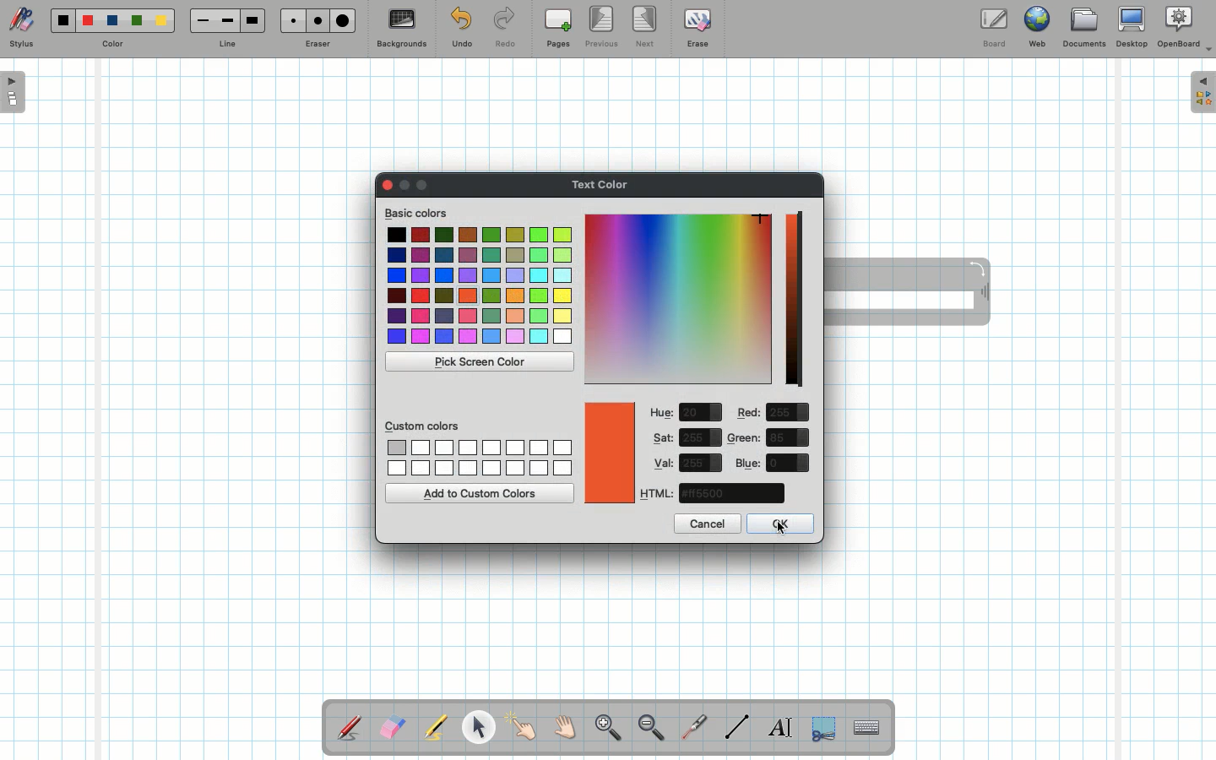 The height and width of the screenshot is (760, 1216). I want to click on Grab, so click(566, 730).